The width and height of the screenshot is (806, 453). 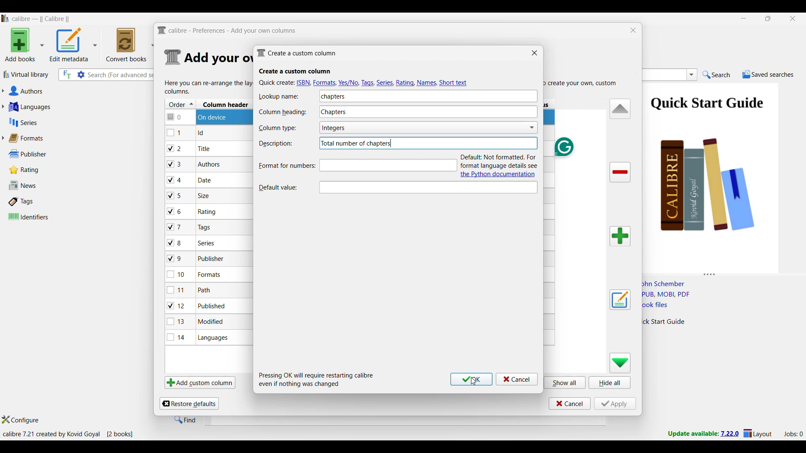 What do you see at coordinates (332, 96) in the screenshot?
I see `Lookup name typed in` at bounding box center [332, 96].